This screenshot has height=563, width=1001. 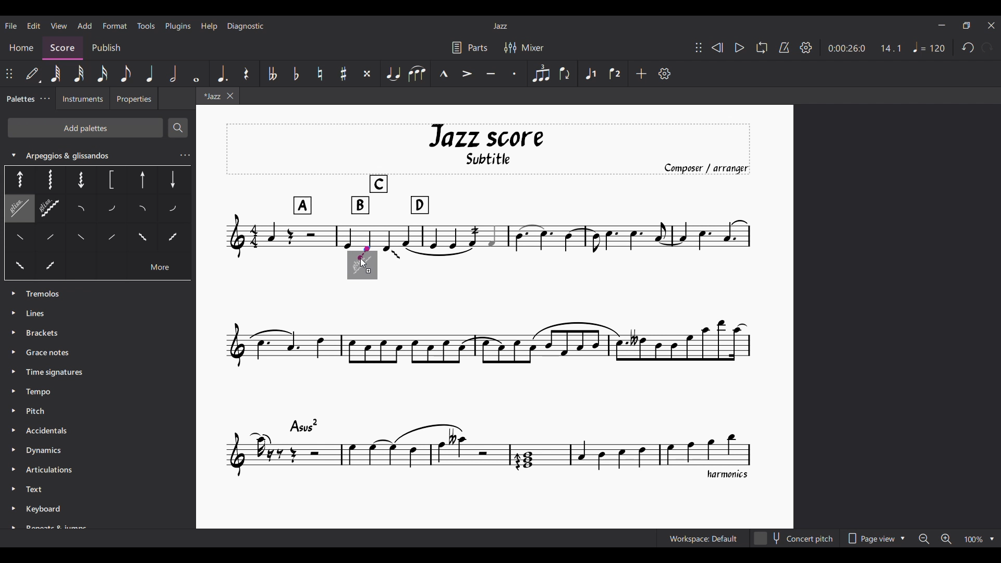 I want to click on Augmentation dot, so click(x=222, y=74).